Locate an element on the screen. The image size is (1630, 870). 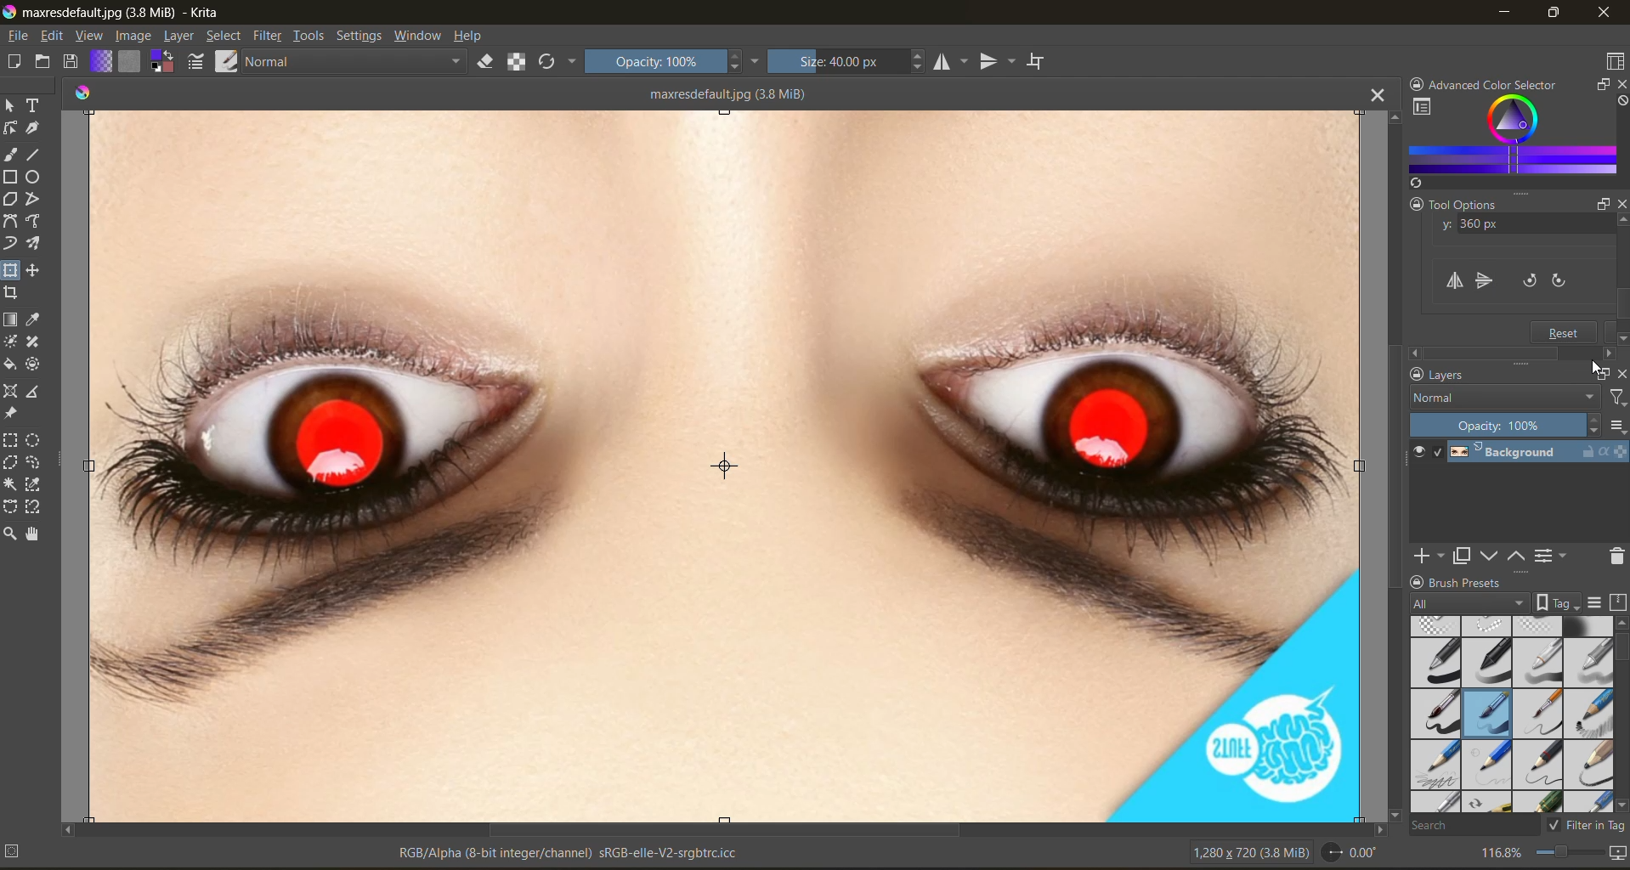
settings is located at coordinates (361, 36).